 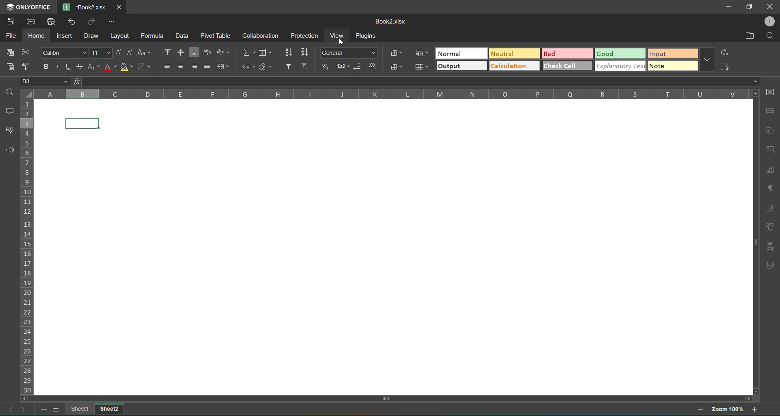 I want to click on good, so click(x=621, y=53).